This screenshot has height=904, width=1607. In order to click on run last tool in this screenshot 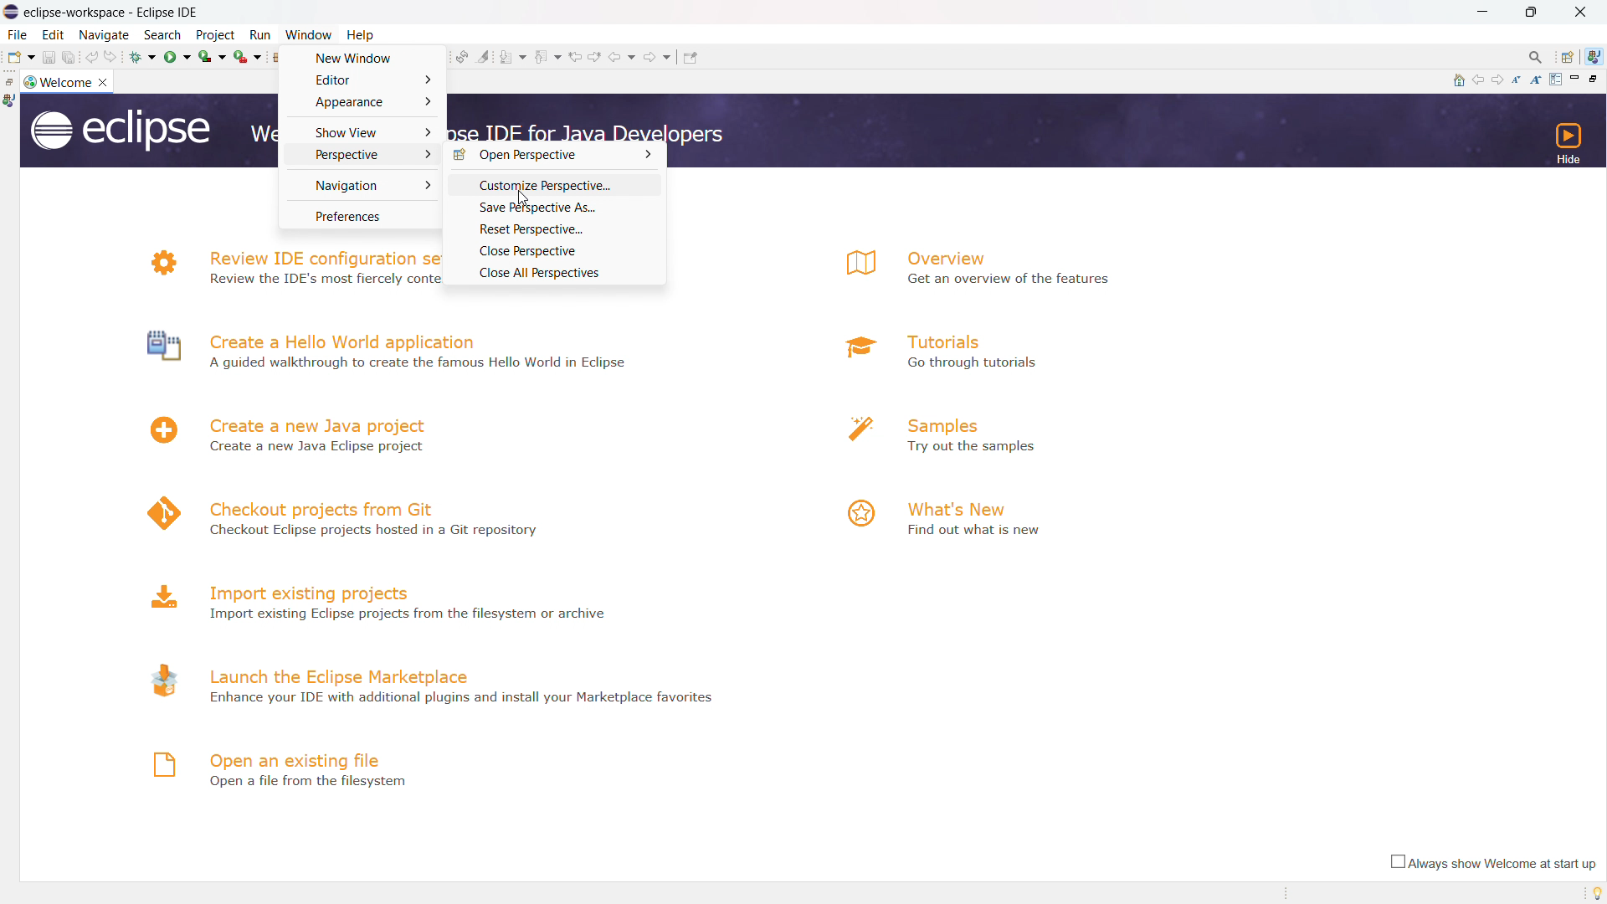, I will do `click(248, 56)`.